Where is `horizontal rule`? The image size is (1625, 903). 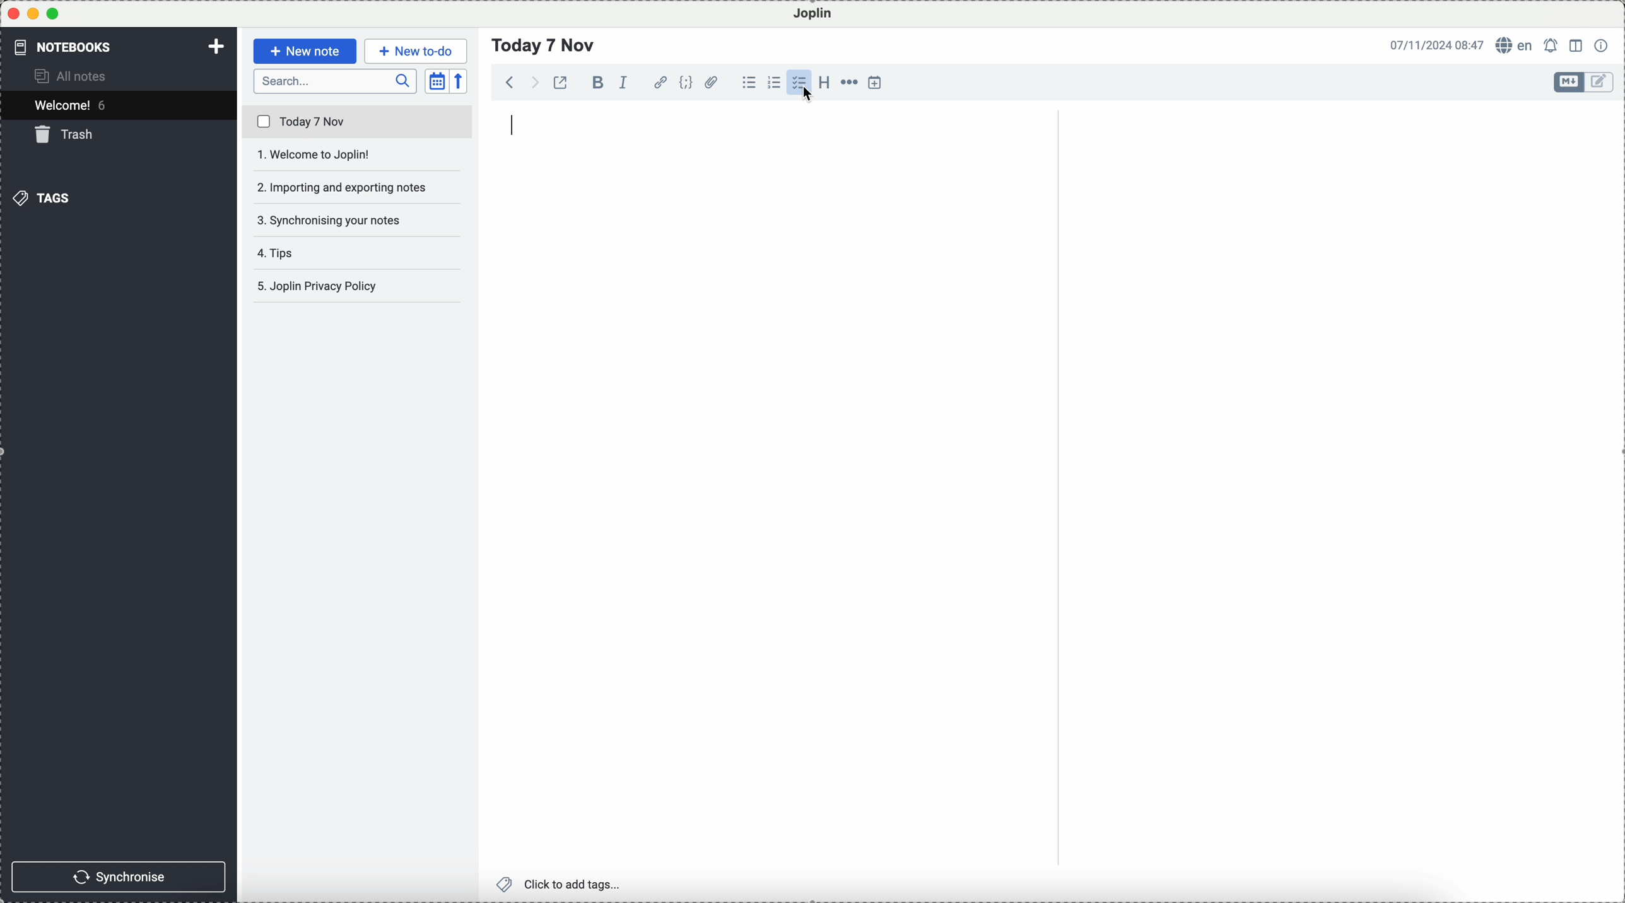
horizontal rule is located at coordinates (848, 83).